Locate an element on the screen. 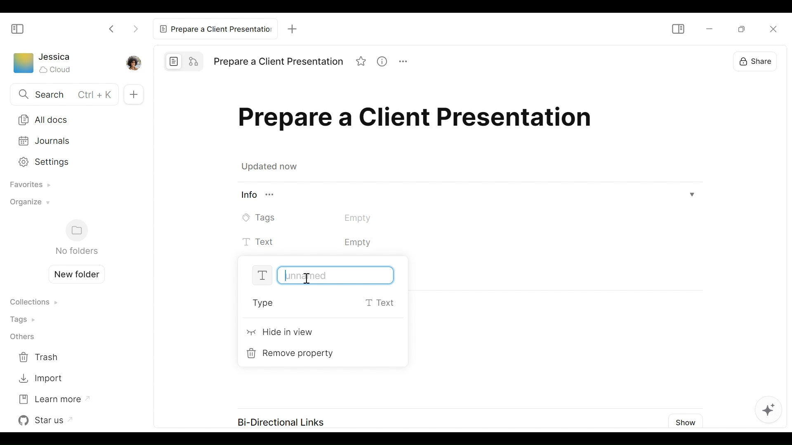 This screenshot has height=445, width=792. Workspace is located at coordinates (23, 65).